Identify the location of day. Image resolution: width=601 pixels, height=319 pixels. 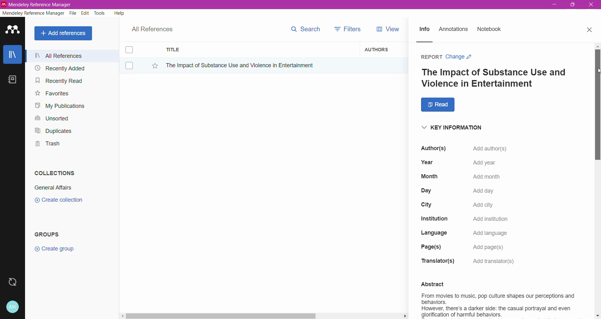
(470, 192).